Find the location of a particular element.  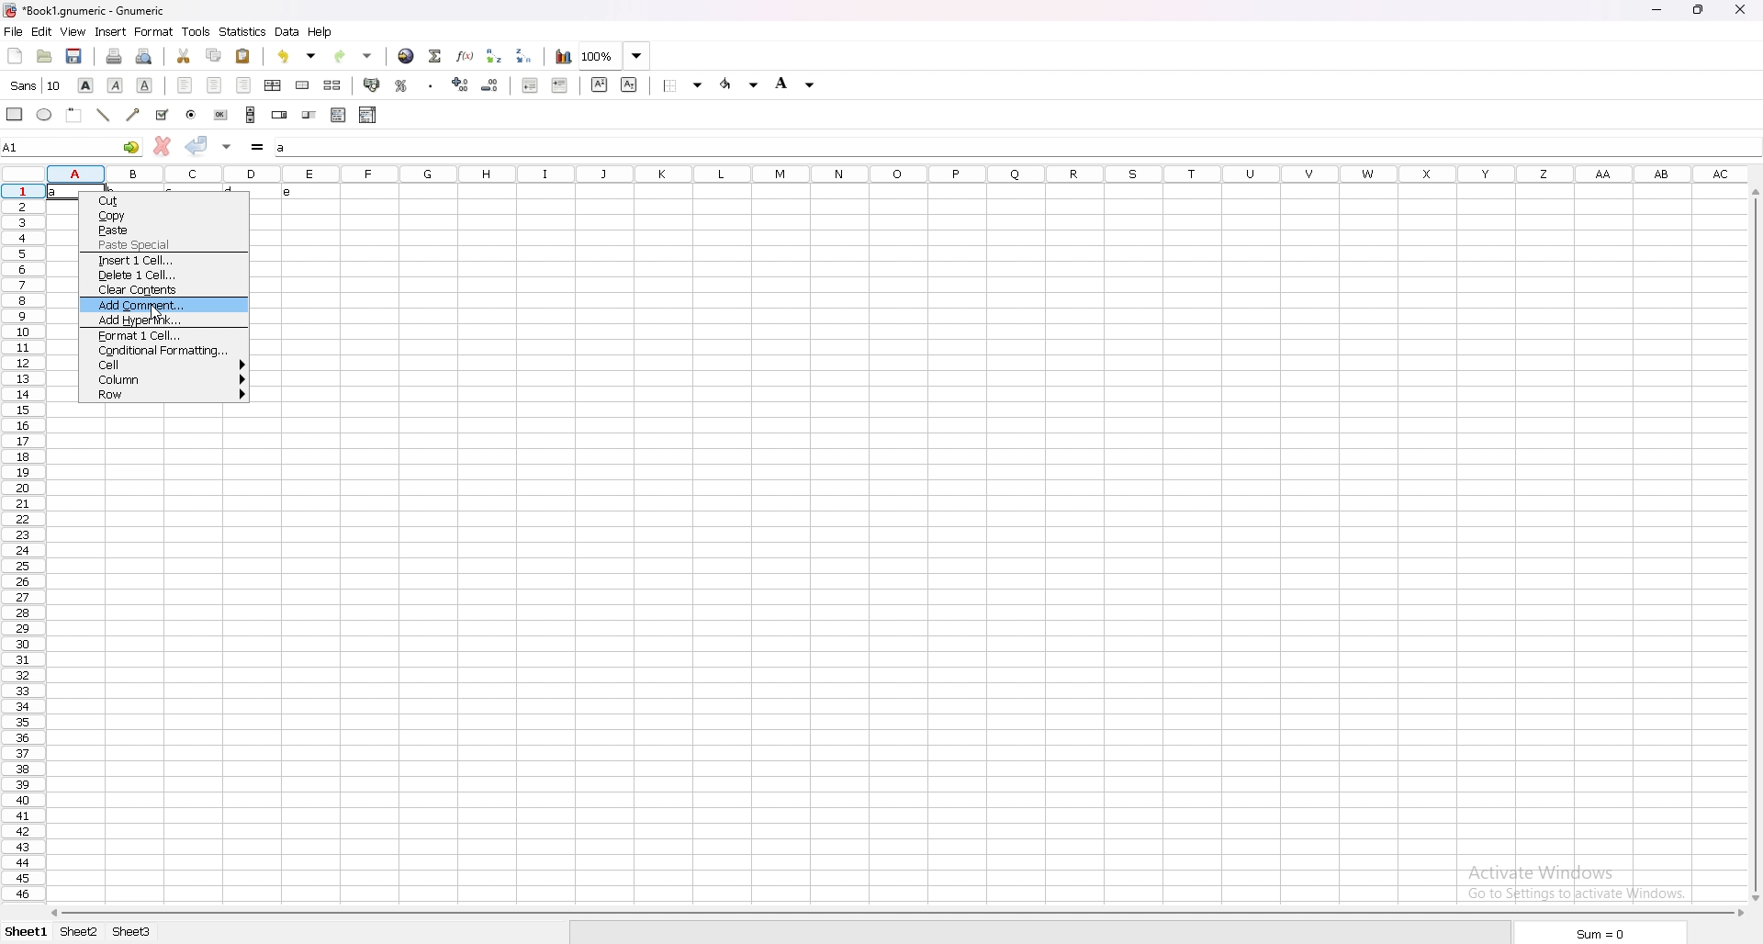

add comment is located at coordinates (163, 304).